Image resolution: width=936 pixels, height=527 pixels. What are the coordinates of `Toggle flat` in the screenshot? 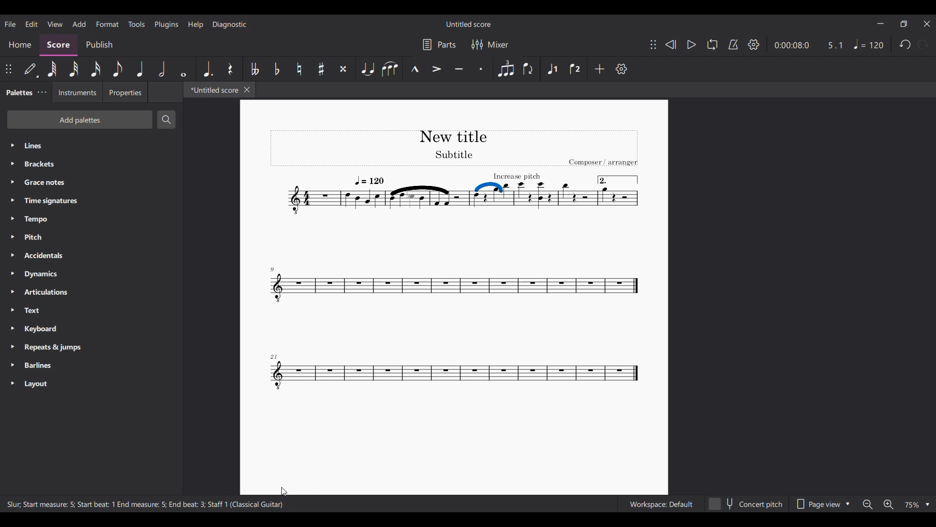 It's located at (277, 69).